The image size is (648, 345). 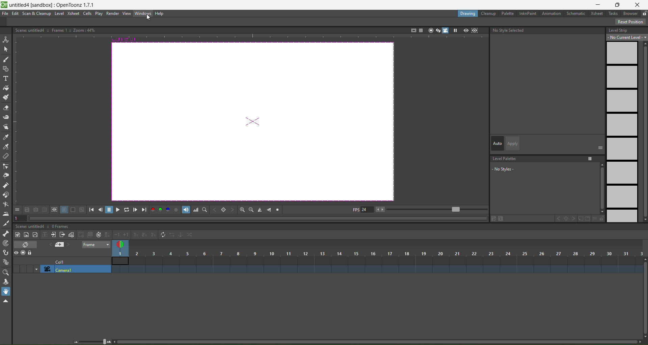 I want to click on scroll bar, so click(x=375, y=343).